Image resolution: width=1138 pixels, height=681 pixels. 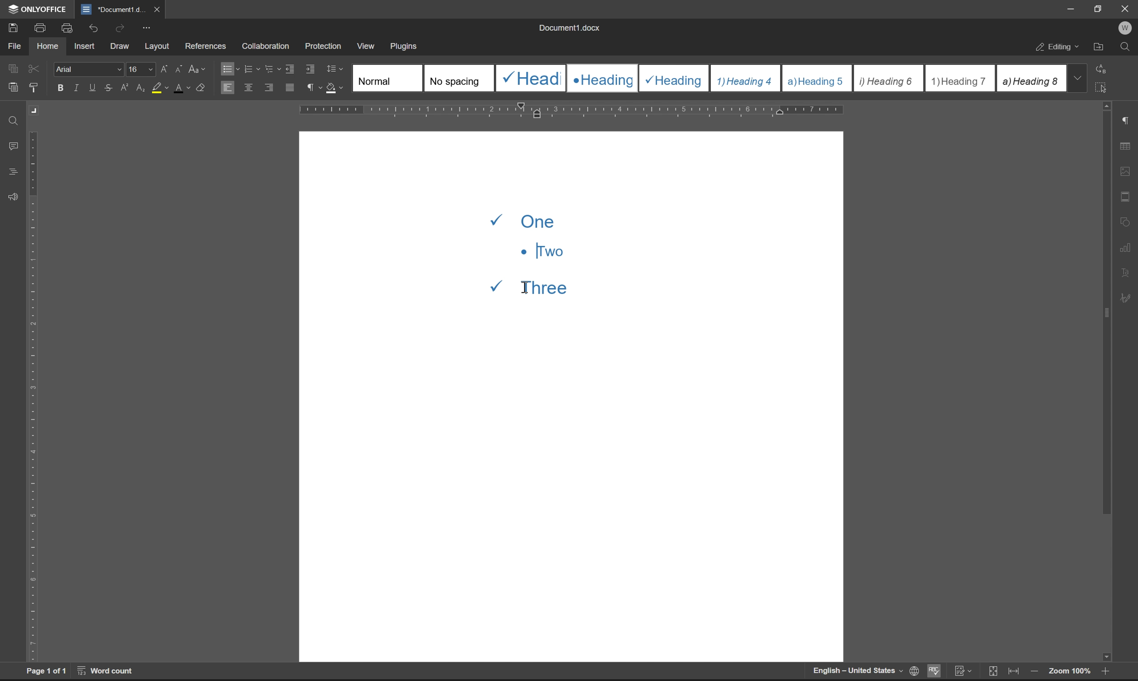 What do you see at coordinates (126, 88) in the screenshot?
I see `superscript` at bounding box center [126, 88].